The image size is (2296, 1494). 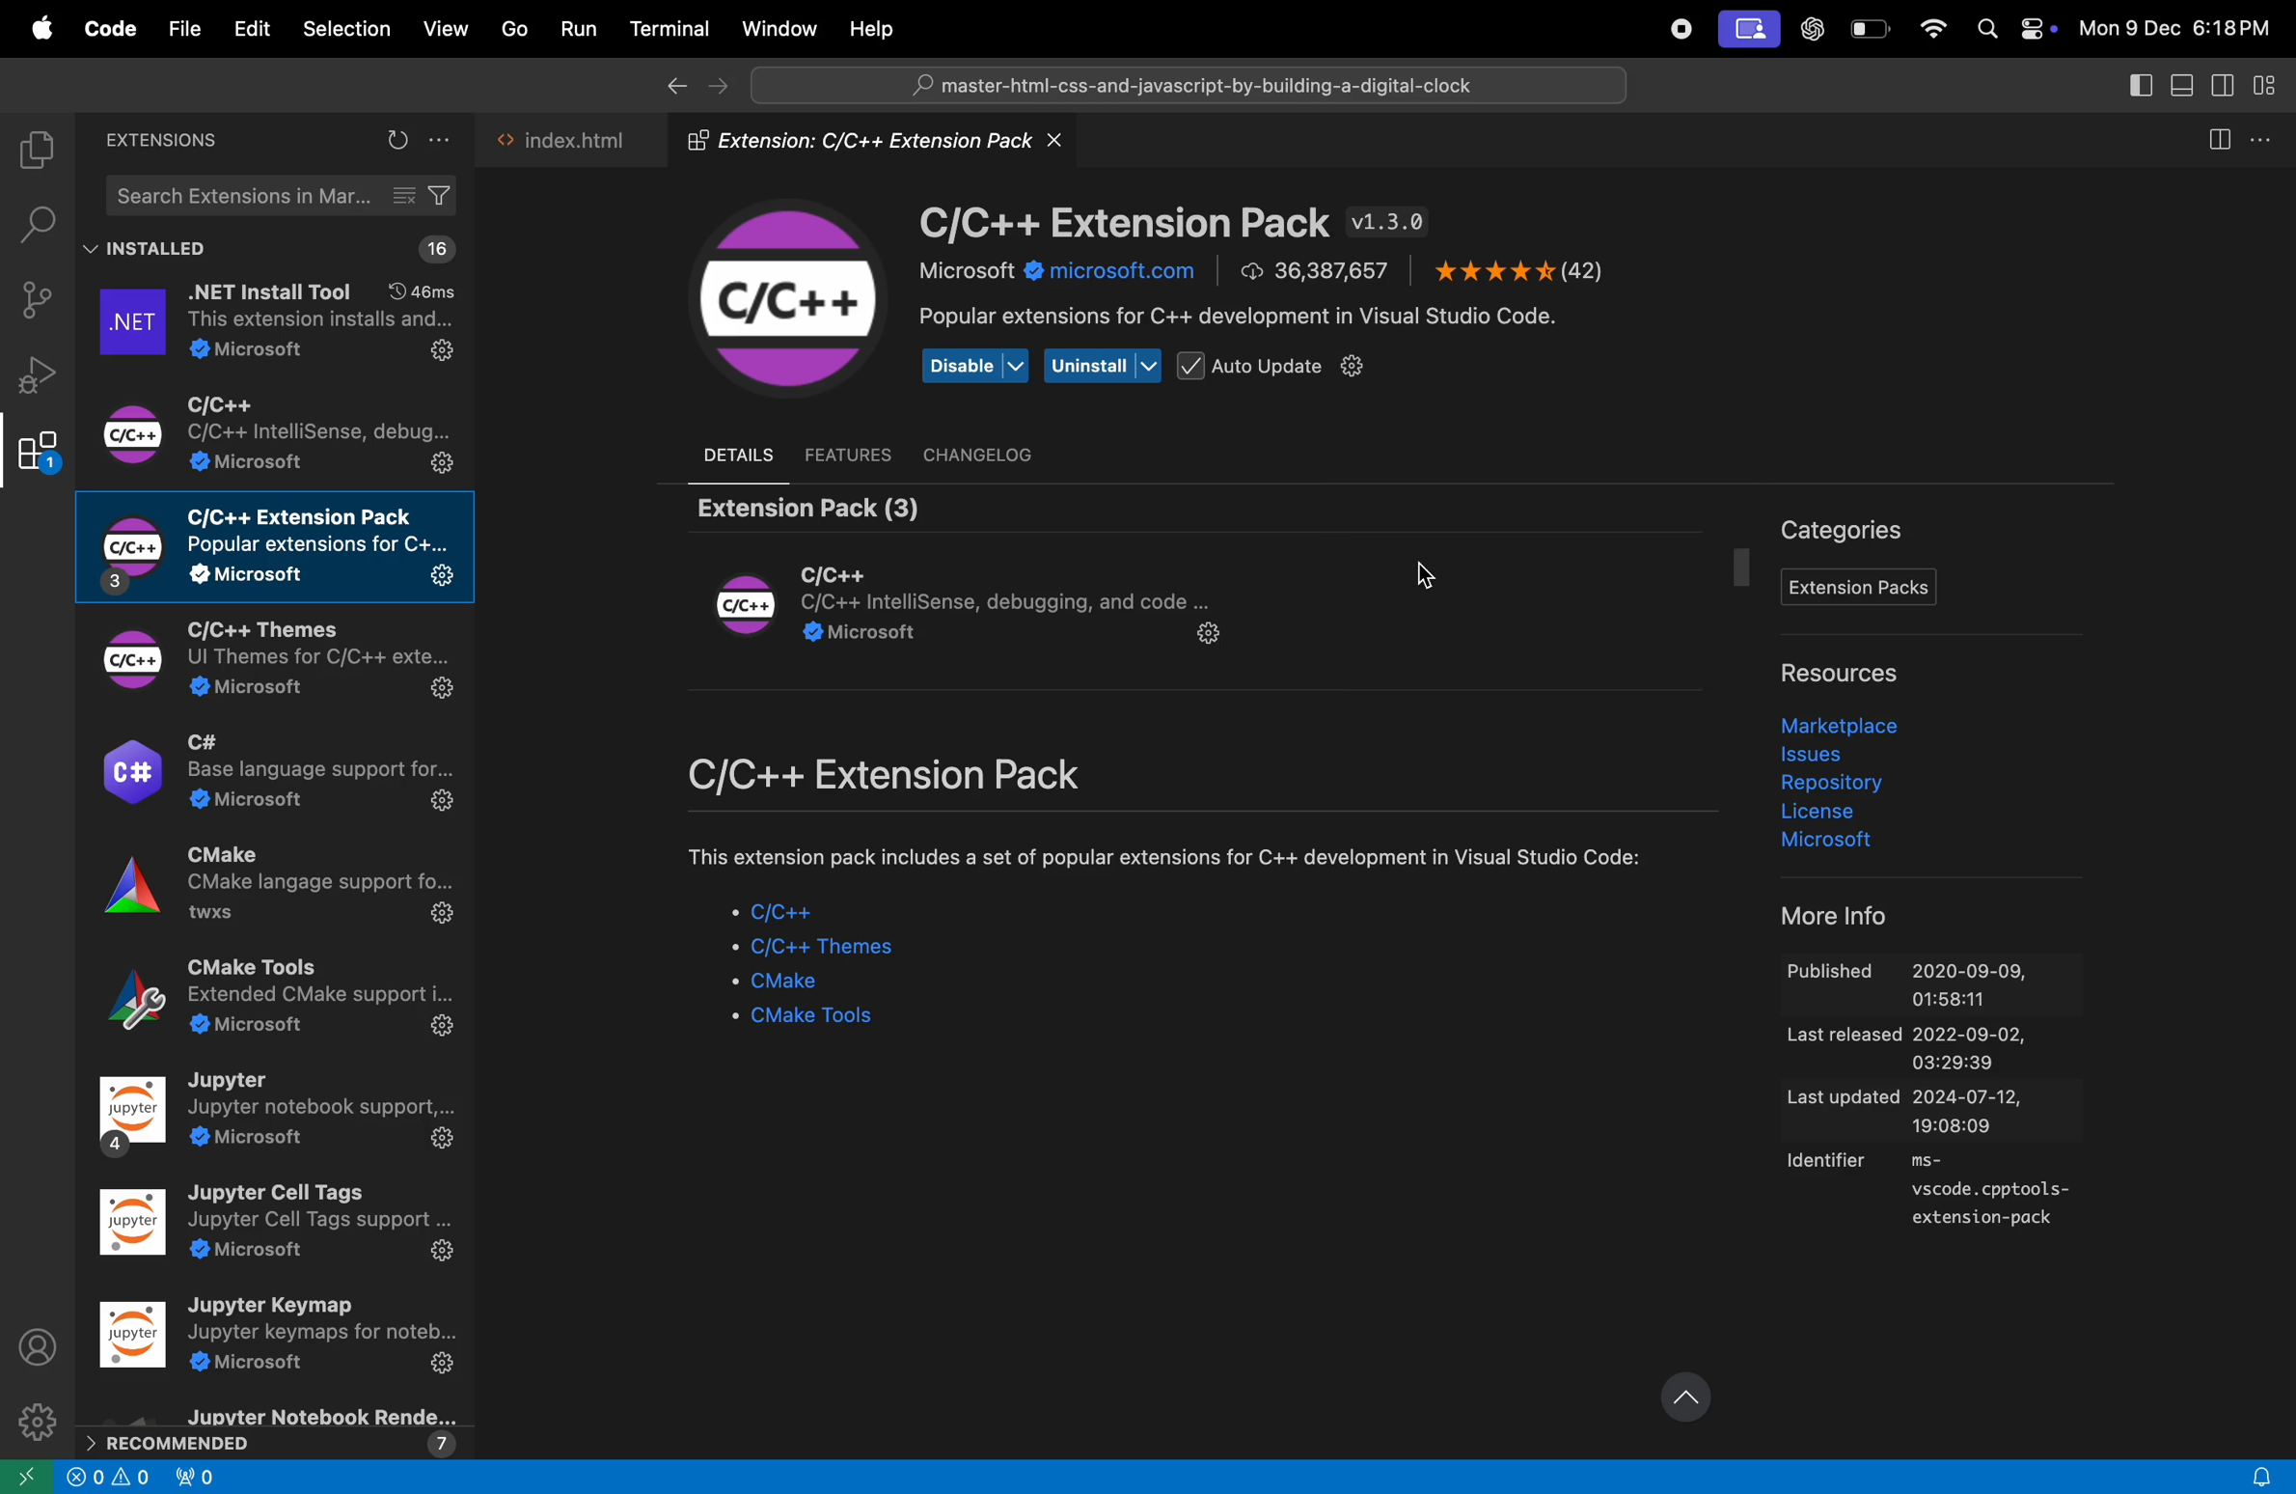 I want to click on Cmake tools, so click(x=830, y=1020).